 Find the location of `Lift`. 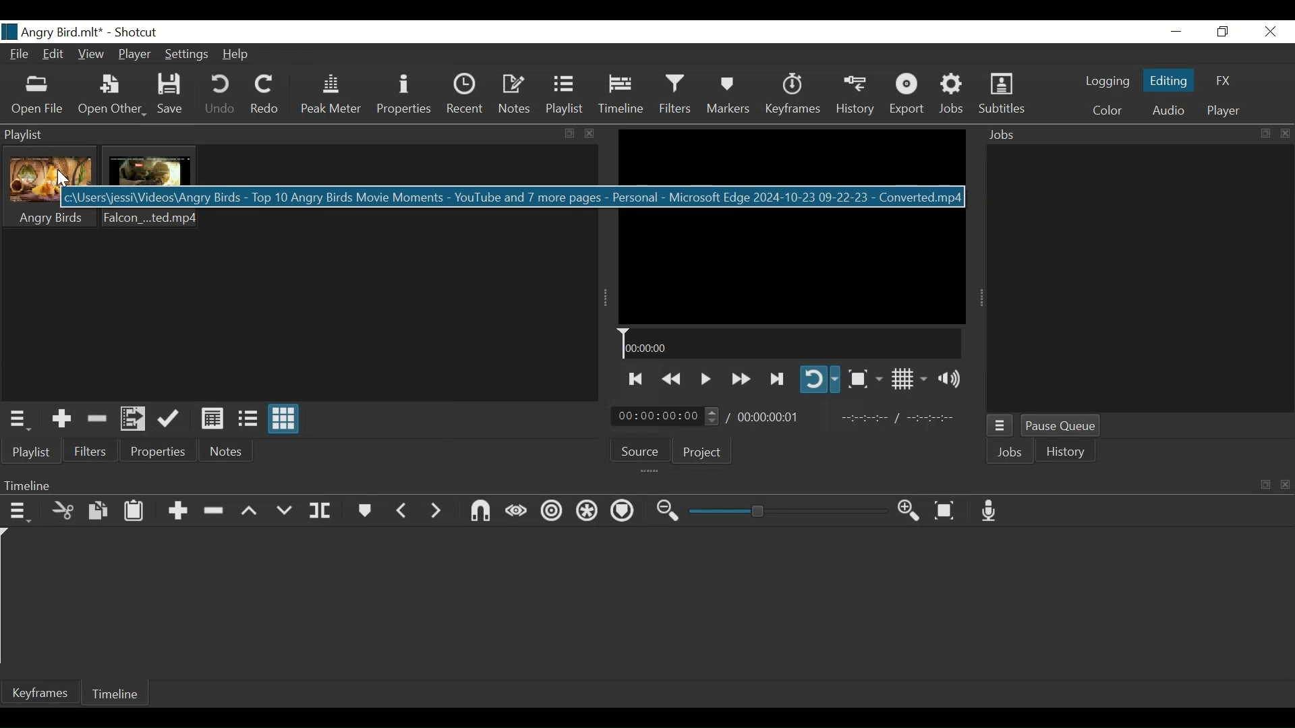

Lift is located at coordinates (250, 510).